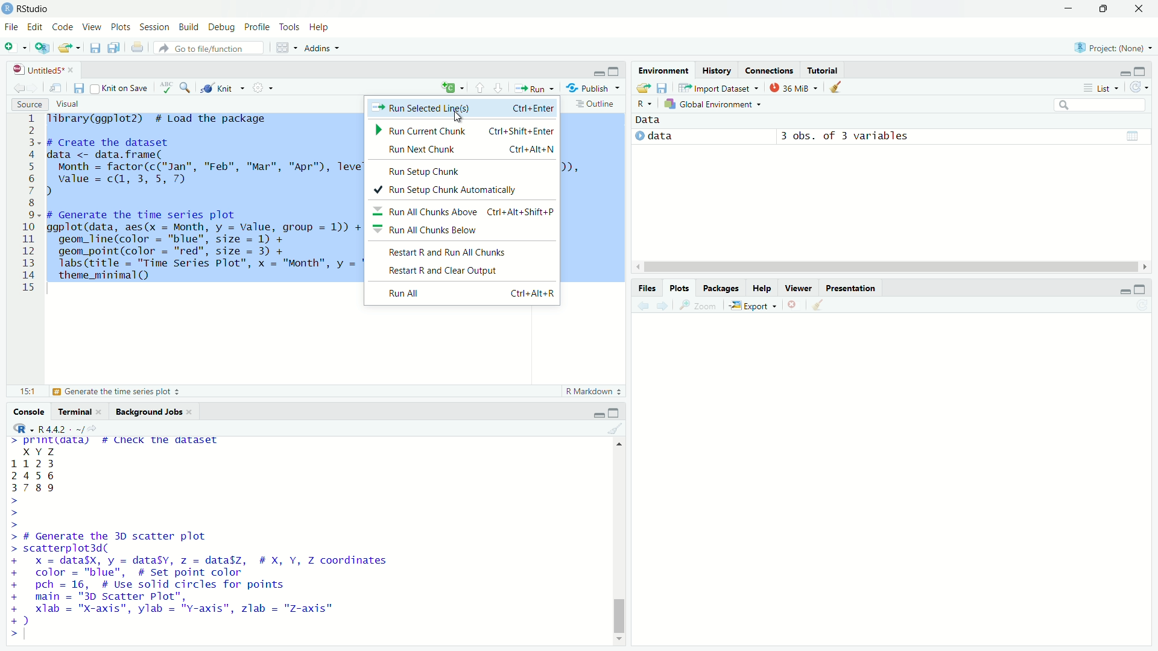 The image size is (1158, 651). What do you see at coordinates (70, 104) in the screenshot?
I see `visual` at bounding box center [70, 104].